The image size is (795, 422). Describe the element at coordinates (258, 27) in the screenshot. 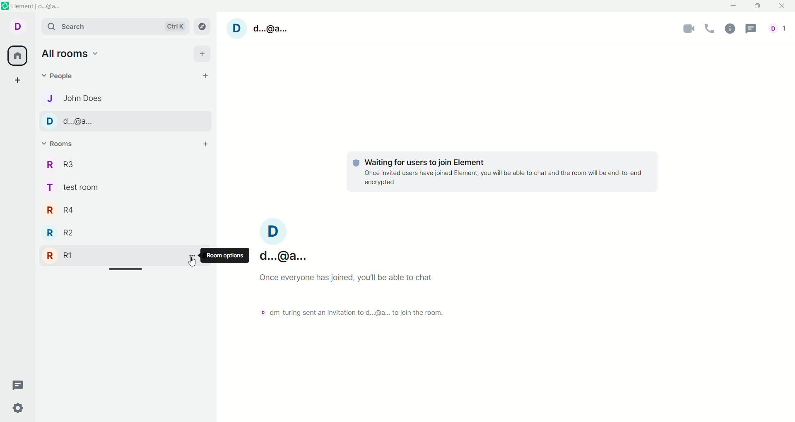

I see `D d.@a.` at that location.